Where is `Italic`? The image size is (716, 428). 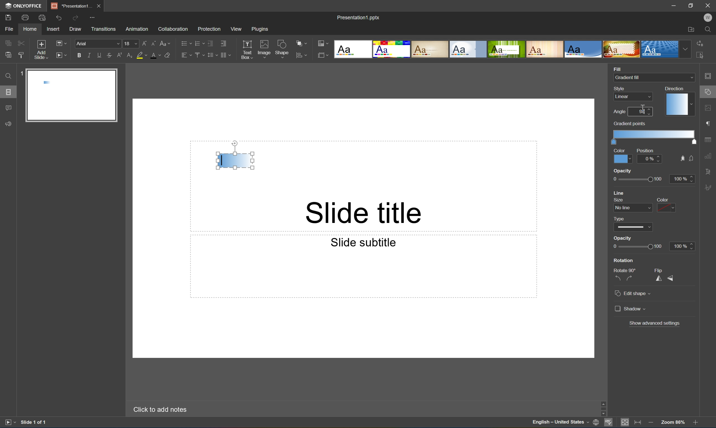
Italic is located at coordinates (89, 55).